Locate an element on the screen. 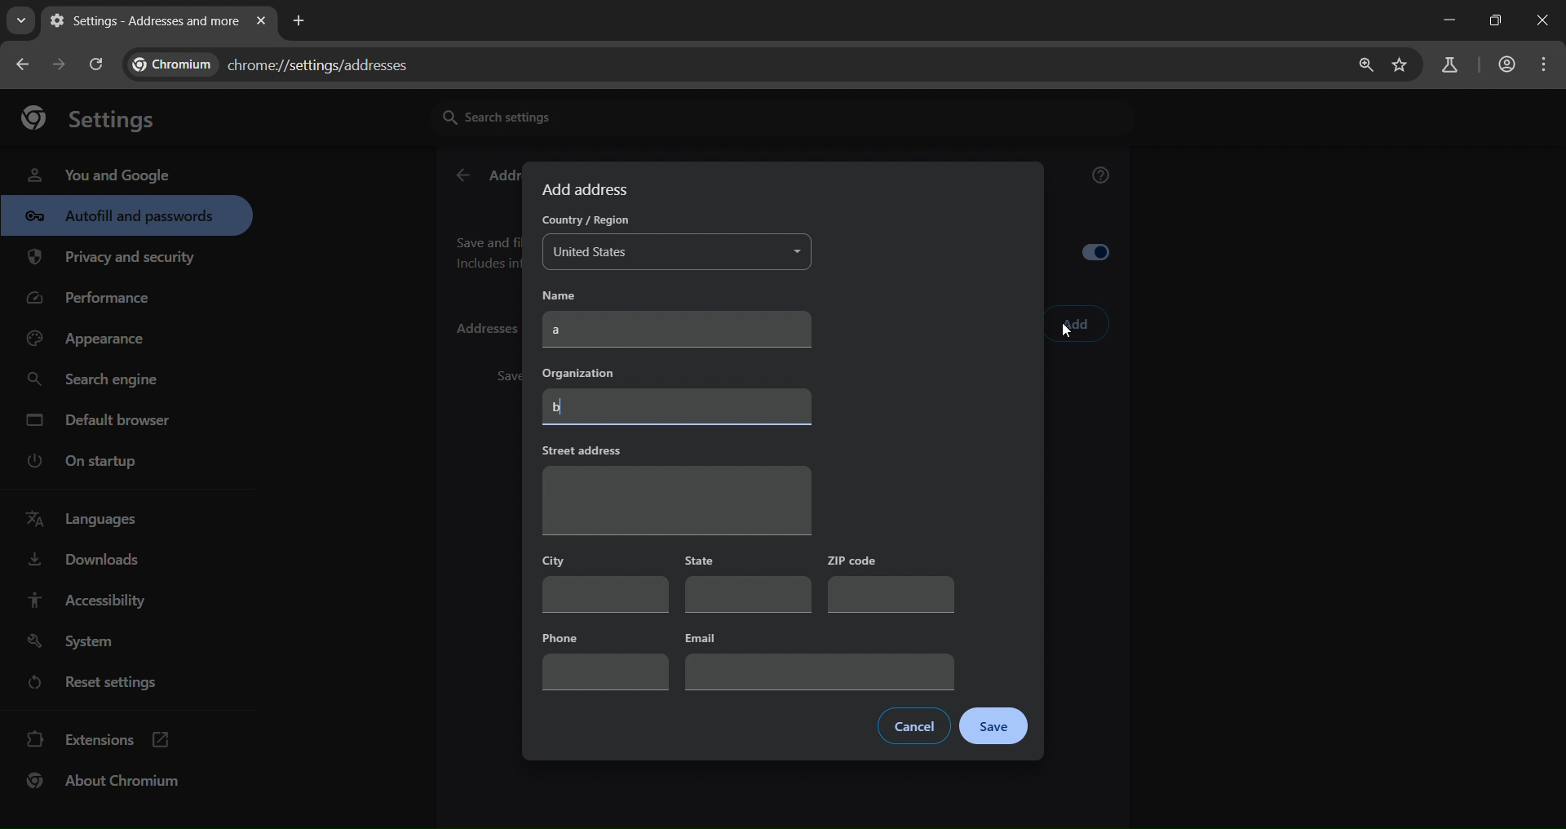 Image resolution: width=1566 pixels, height=829 pixels. add is located at coordinates (1077, 325).